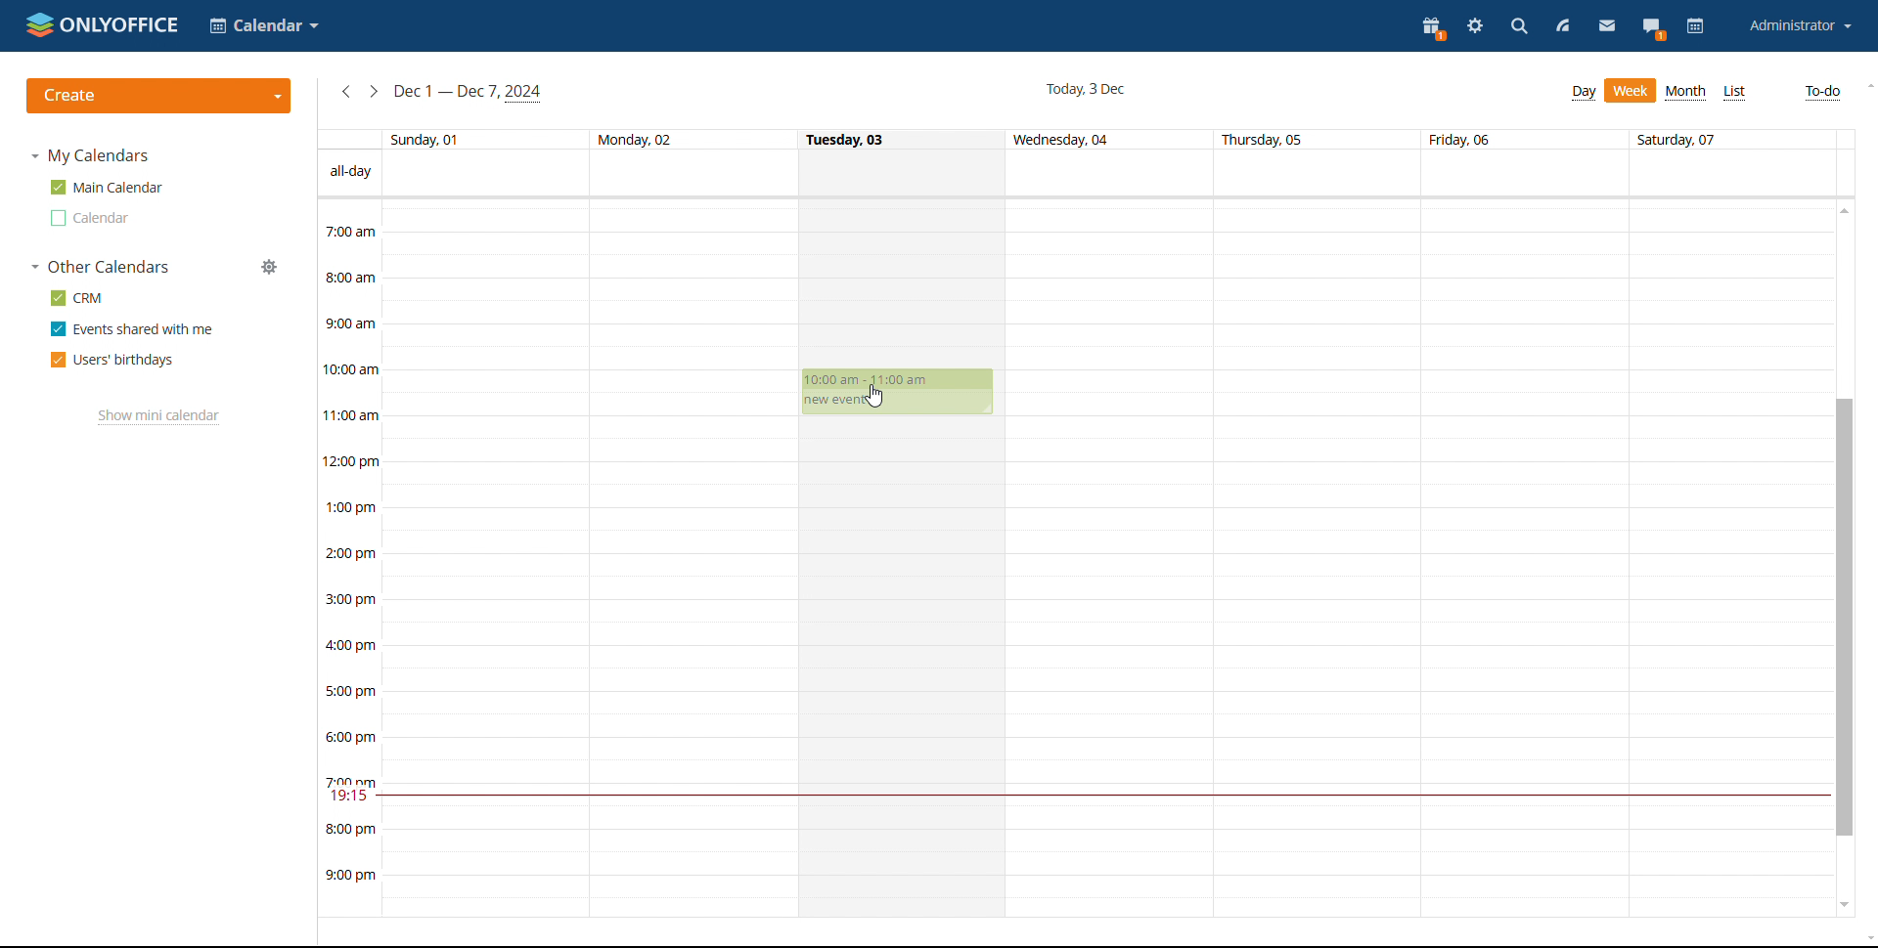  What do you see at coordinates (1800, 25) in the screenshot?
I see `Administrator` at bounding box center [1800, 25].